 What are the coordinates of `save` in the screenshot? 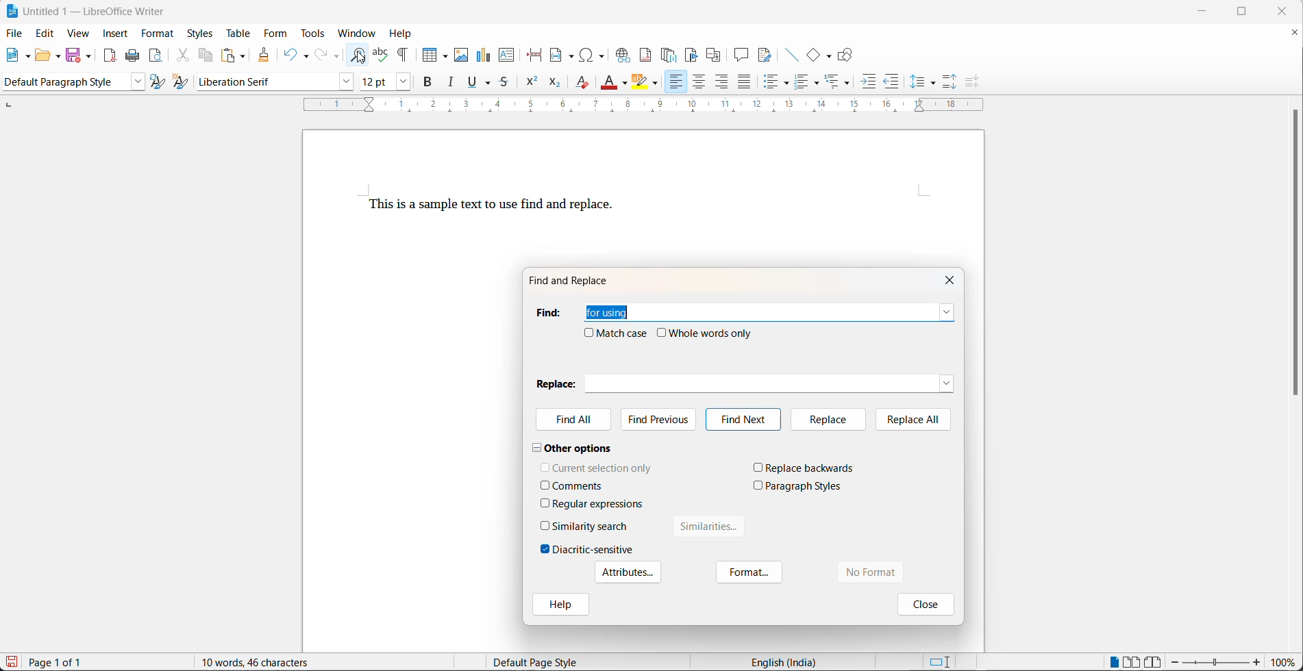 It's located at (12, 661).